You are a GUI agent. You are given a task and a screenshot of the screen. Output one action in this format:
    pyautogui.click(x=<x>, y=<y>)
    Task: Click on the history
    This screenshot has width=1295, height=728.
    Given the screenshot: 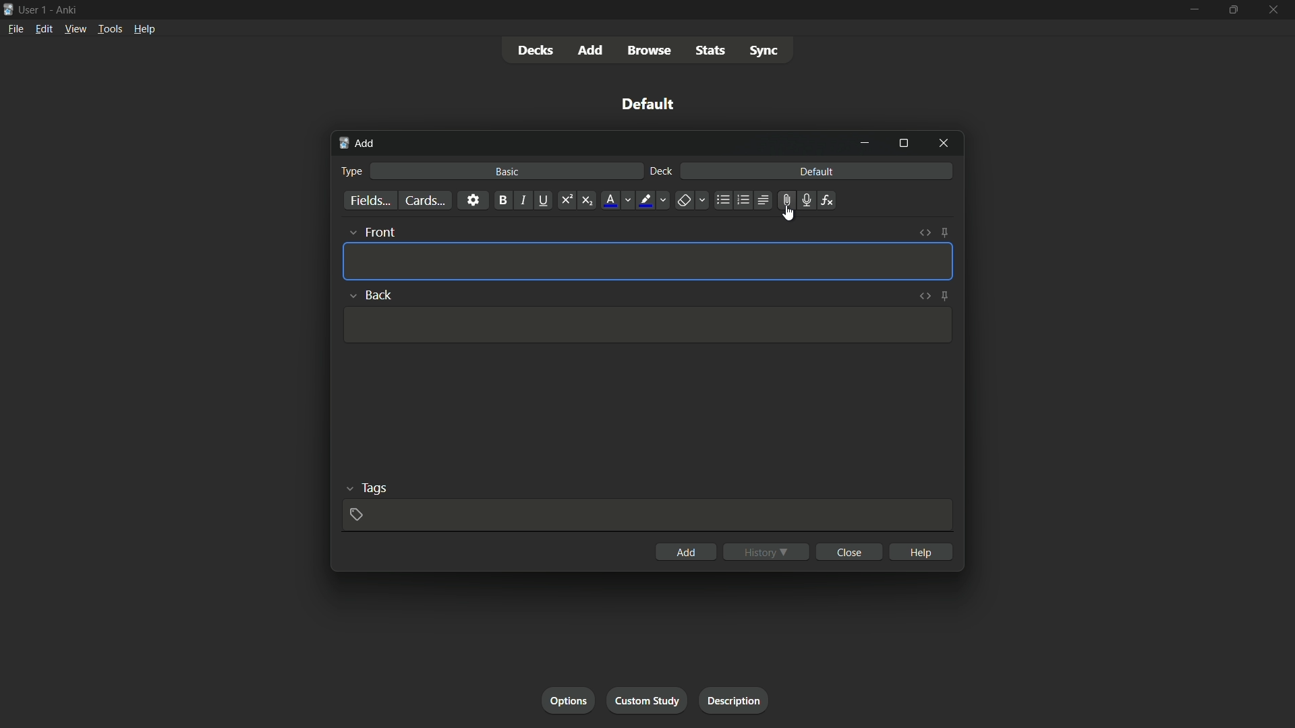 What is the action you would take?
    pyautogui.click(x=766, y=551)
    